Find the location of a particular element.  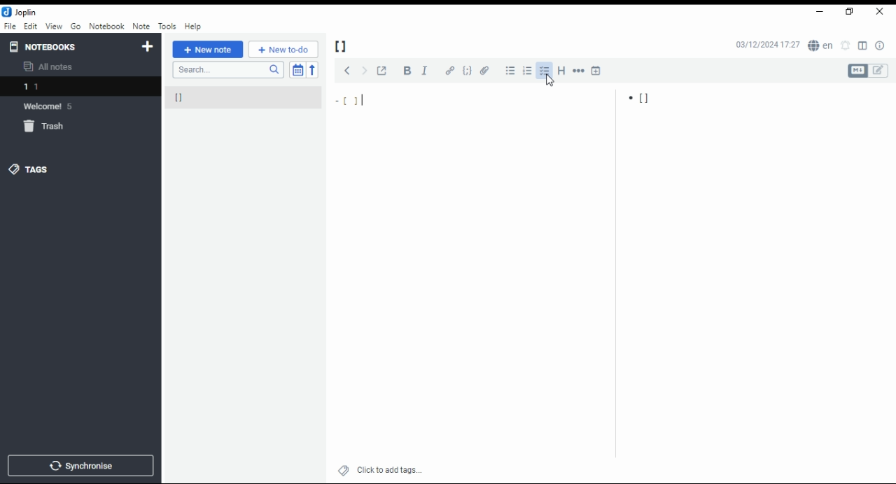

[] is located at coordinates (342, 46).